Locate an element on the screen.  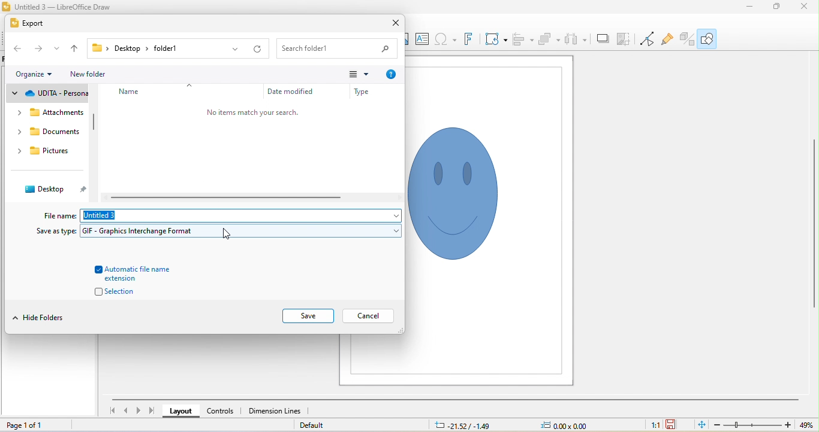
file name: untitled3 is located at coordinates (119, 215).